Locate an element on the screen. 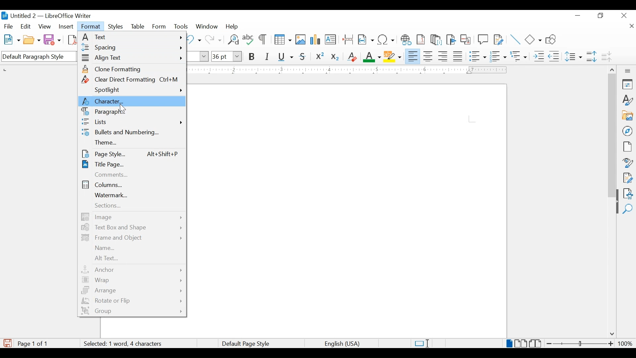  close is located at coordinates (631, 27).